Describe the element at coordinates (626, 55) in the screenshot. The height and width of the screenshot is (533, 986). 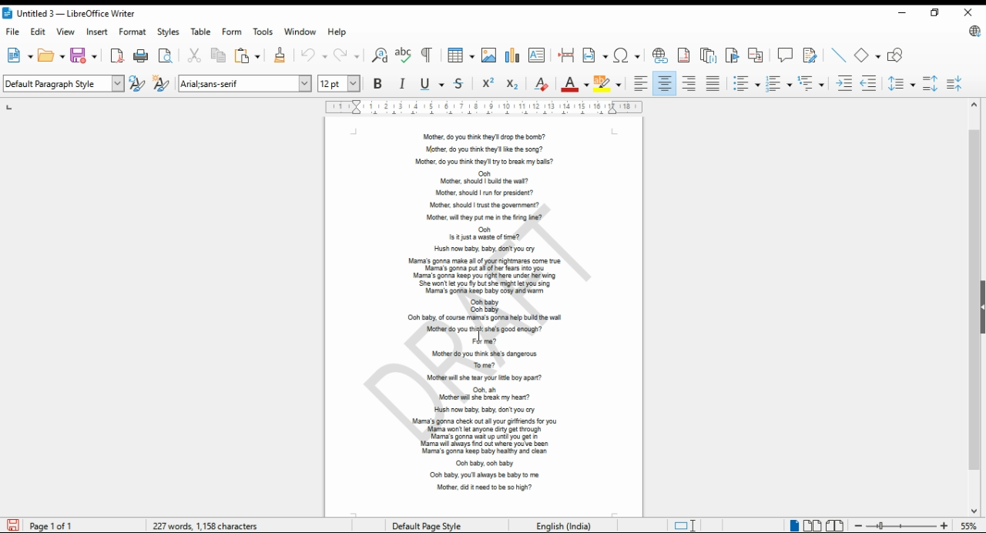
I see `insert special characters` at that location.